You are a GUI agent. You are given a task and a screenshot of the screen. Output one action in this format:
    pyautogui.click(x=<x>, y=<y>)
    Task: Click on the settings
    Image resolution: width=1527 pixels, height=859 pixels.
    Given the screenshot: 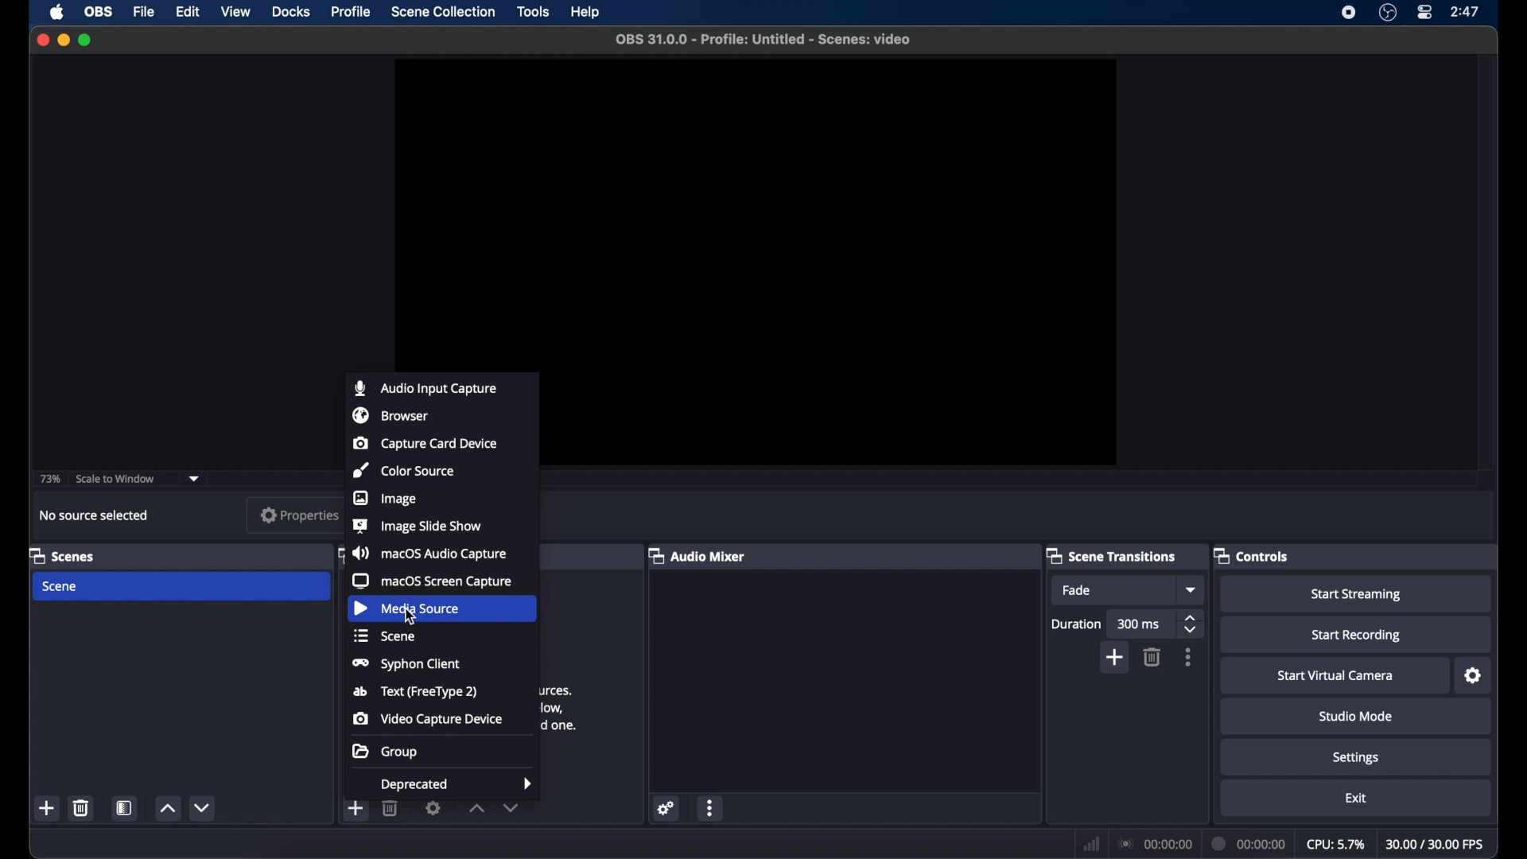 What is the action you would take?
    pyautogui.click(x=1356, y=759)
    